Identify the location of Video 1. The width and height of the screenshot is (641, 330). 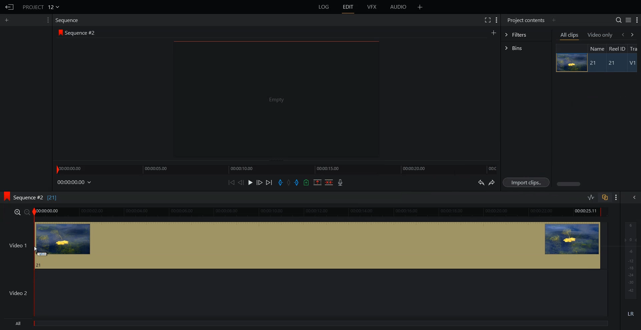
(304, 245).